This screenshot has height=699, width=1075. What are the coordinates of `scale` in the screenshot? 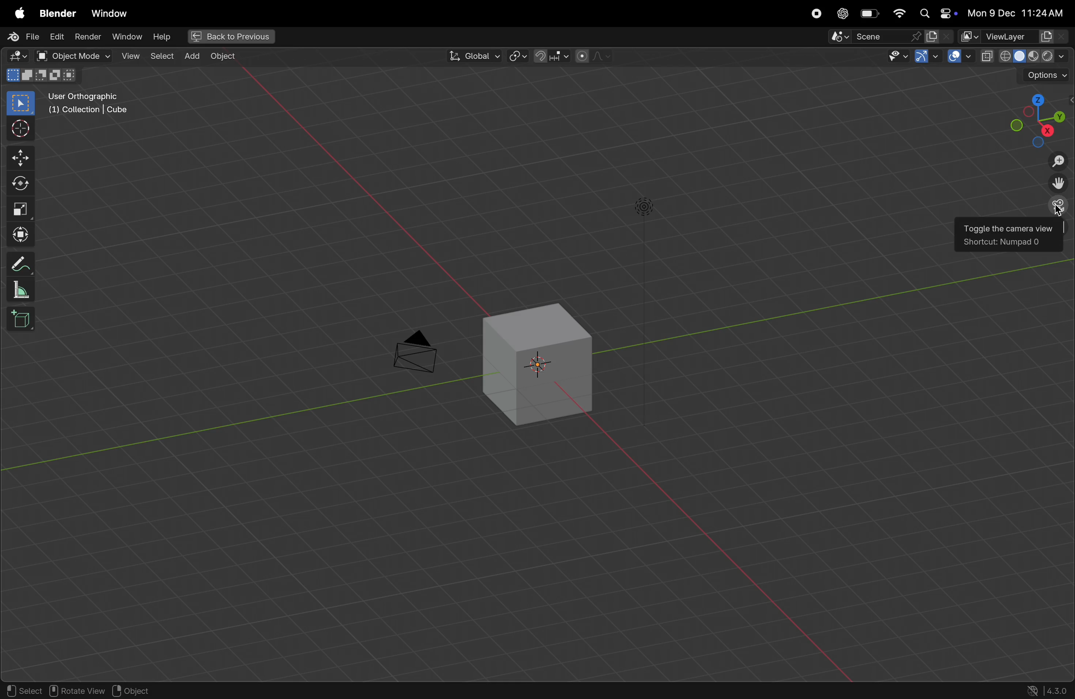 It's located at (23, 208).